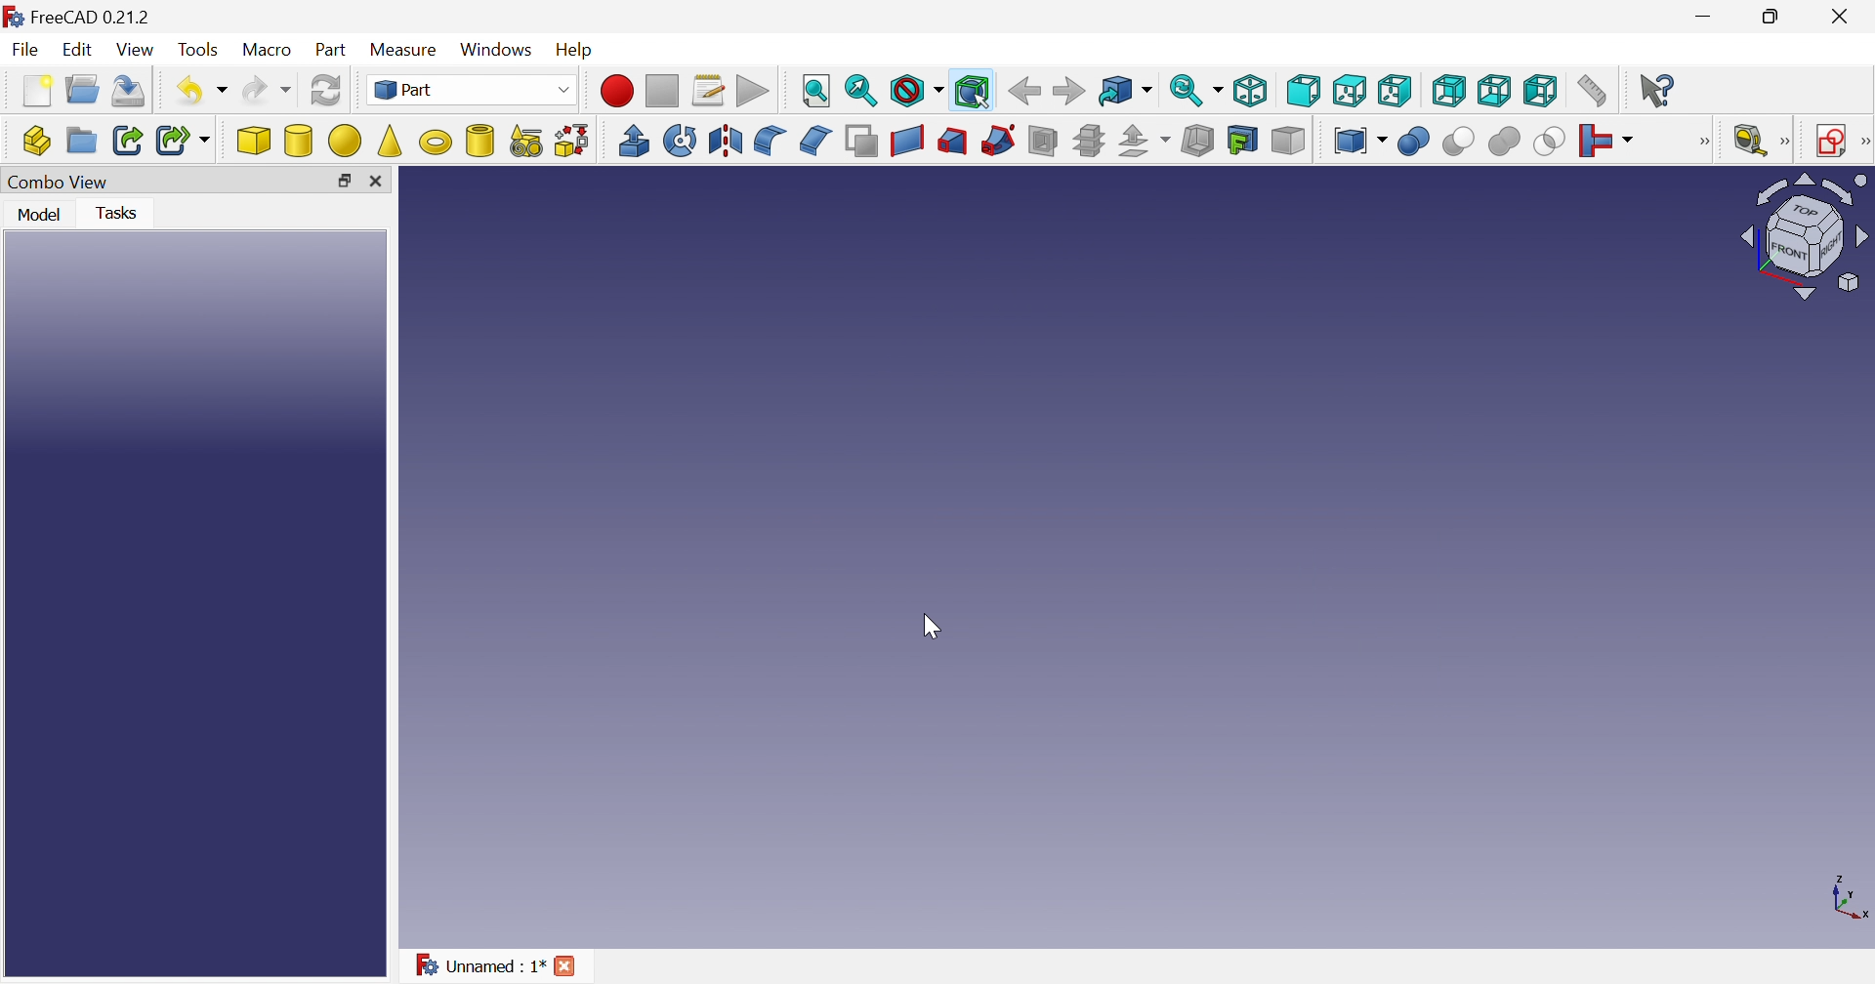  I want to click on Refresh, so click(326, 94).